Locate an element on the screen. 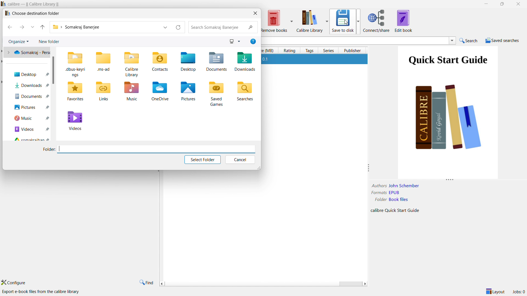 The image size is (527, 296). calibre — || Calibre Library || is located at coordinates (36, 4).